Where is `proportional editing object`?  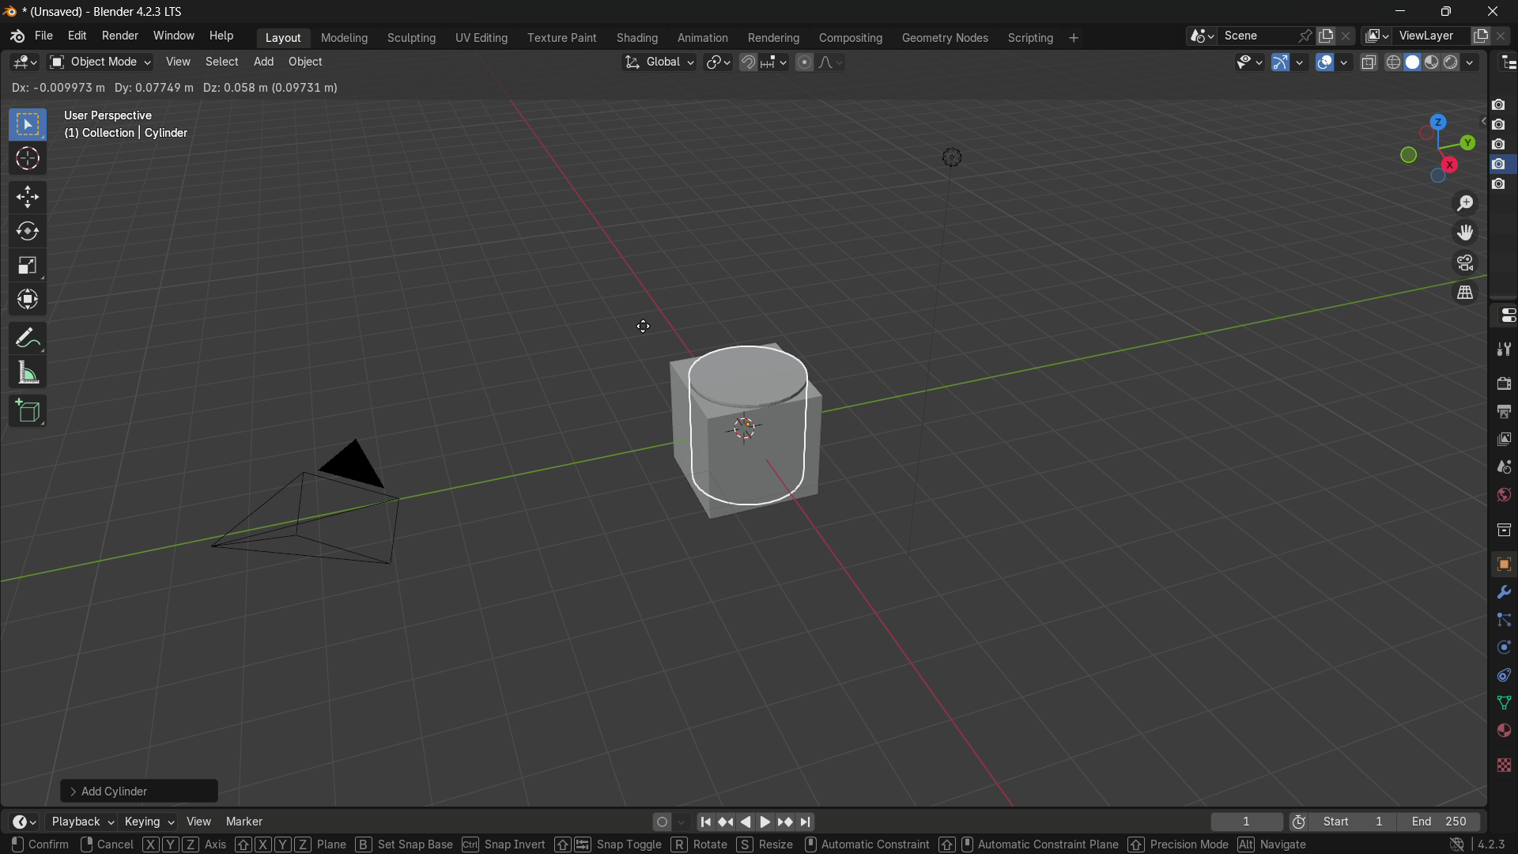
proportional editing object is located at coordinates (804, 62).